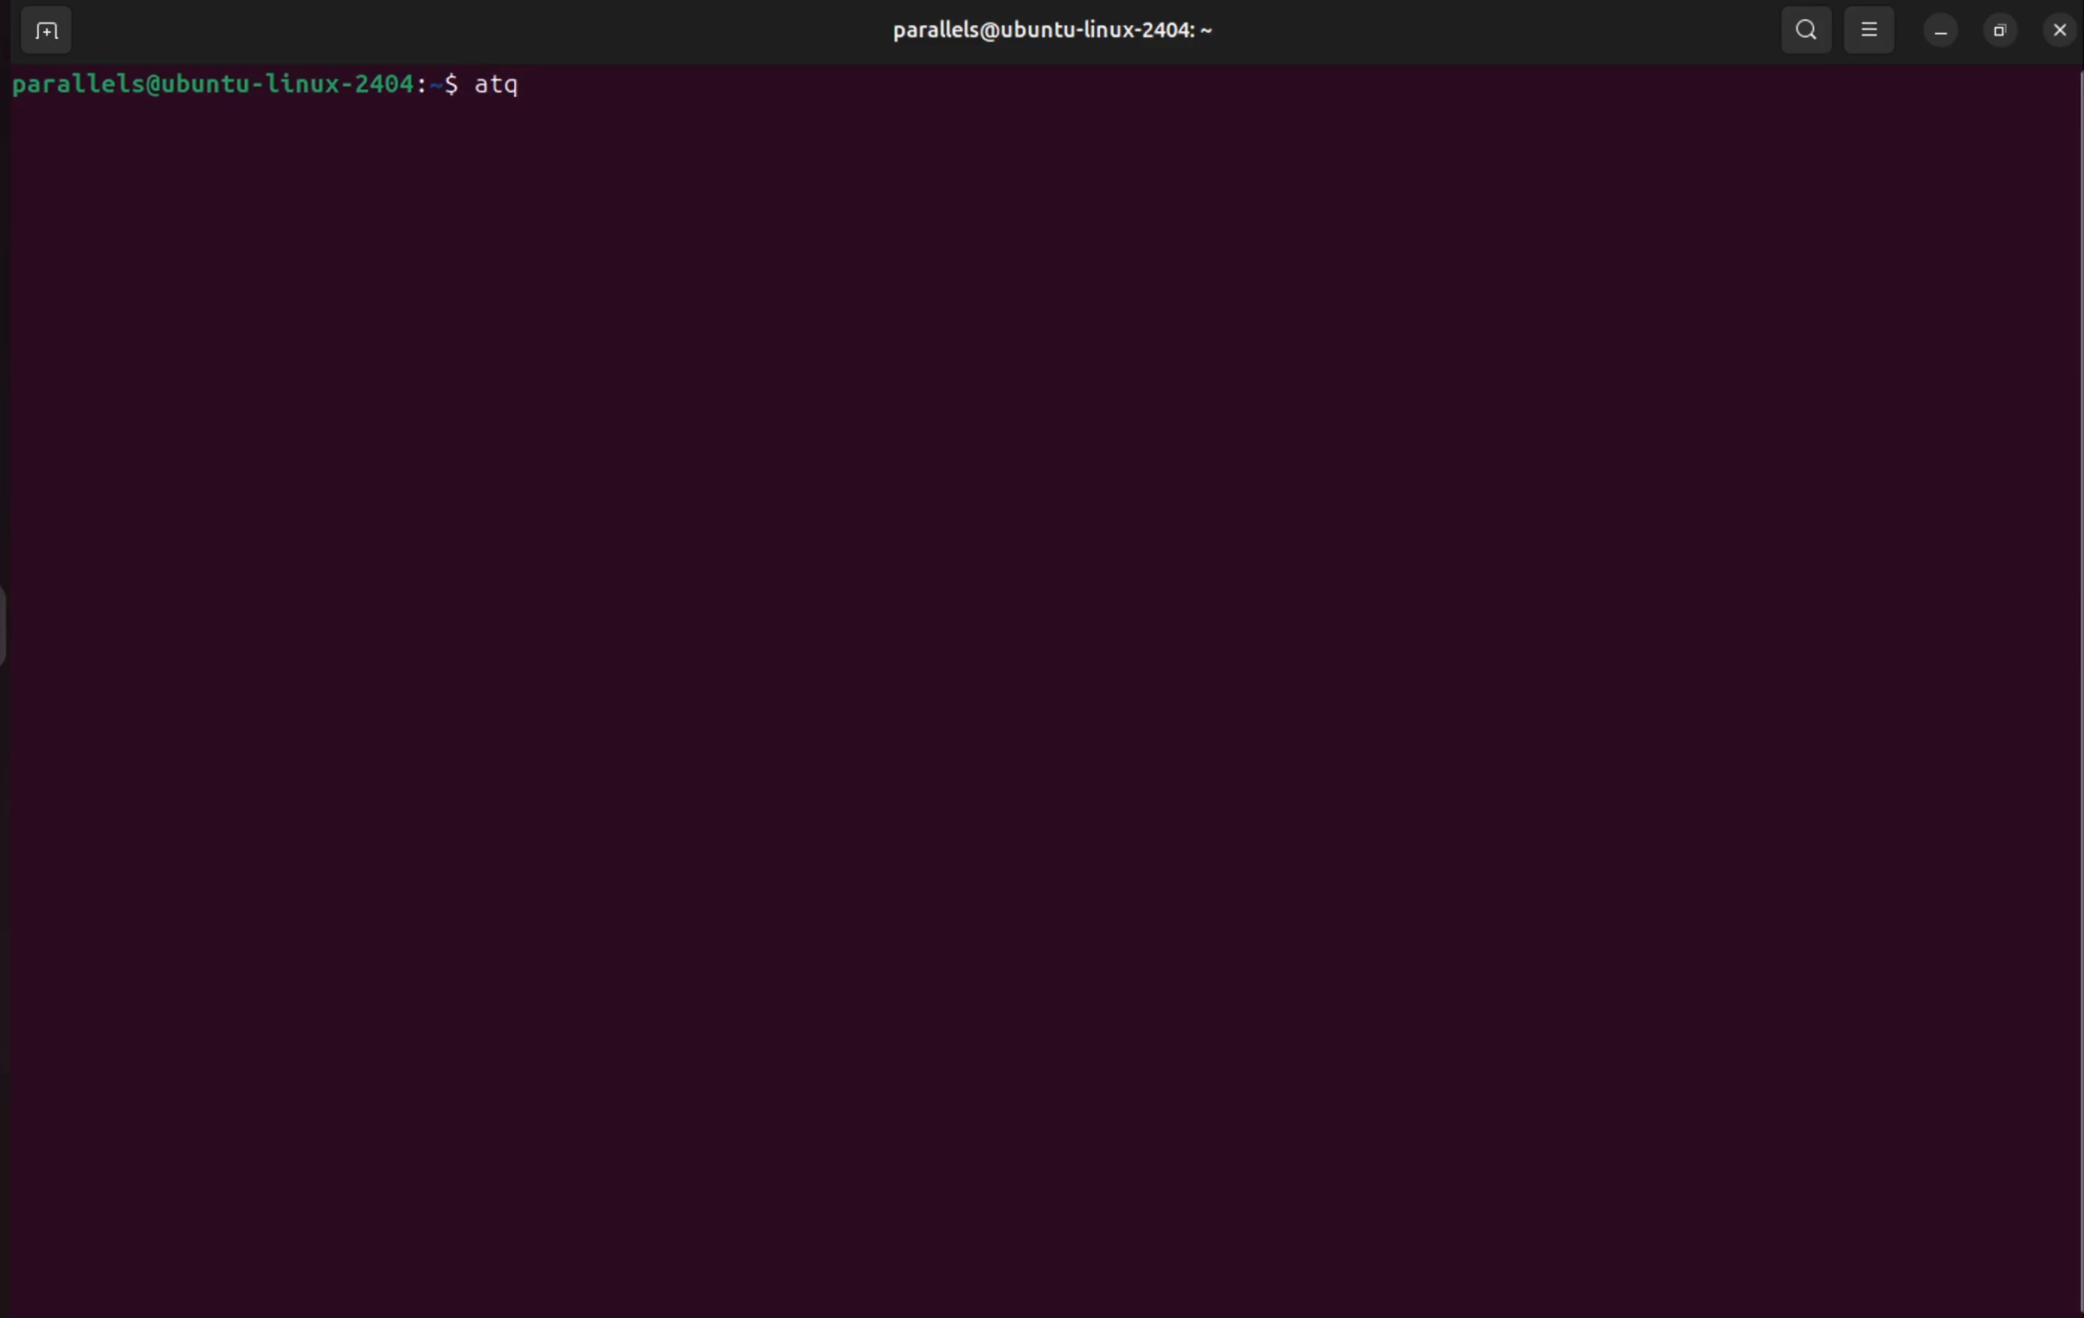 This screenshot has height=1318, width=2084. Describe the element at coordinates (233, 85) in the screenshot. I see `bash prompt` at that location.